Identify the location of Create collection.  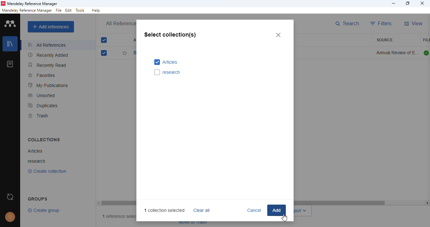
(47, 172).